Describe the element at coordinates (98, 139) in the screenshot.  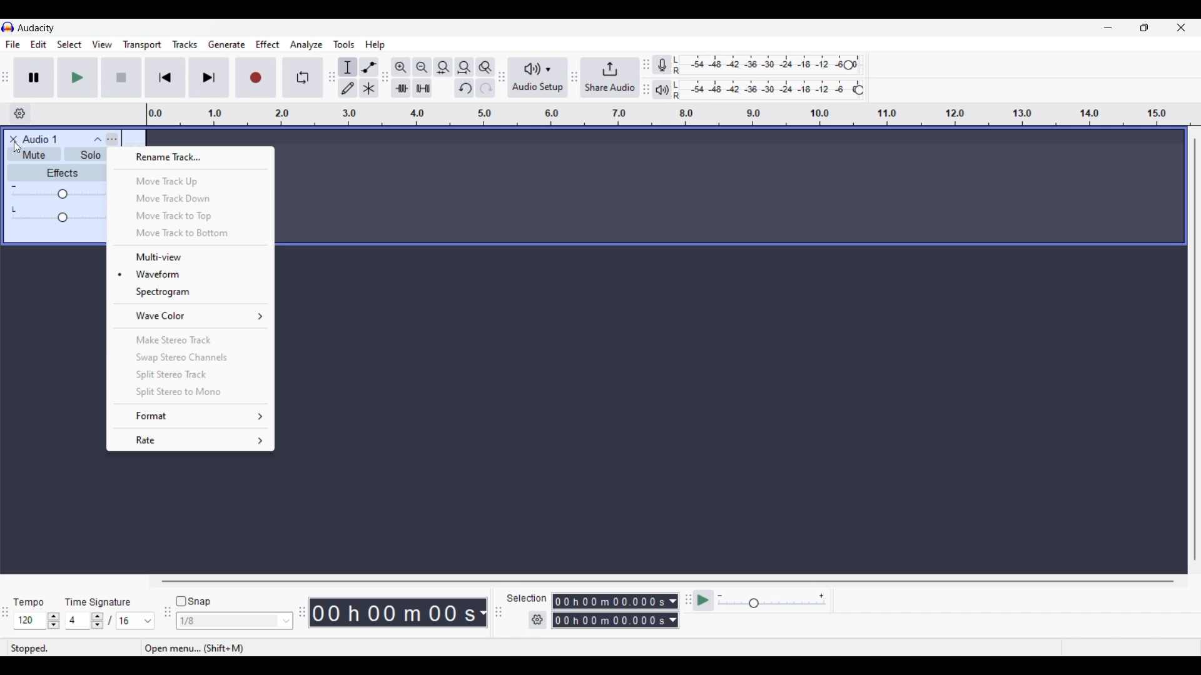
I see `Collapse` at that location.